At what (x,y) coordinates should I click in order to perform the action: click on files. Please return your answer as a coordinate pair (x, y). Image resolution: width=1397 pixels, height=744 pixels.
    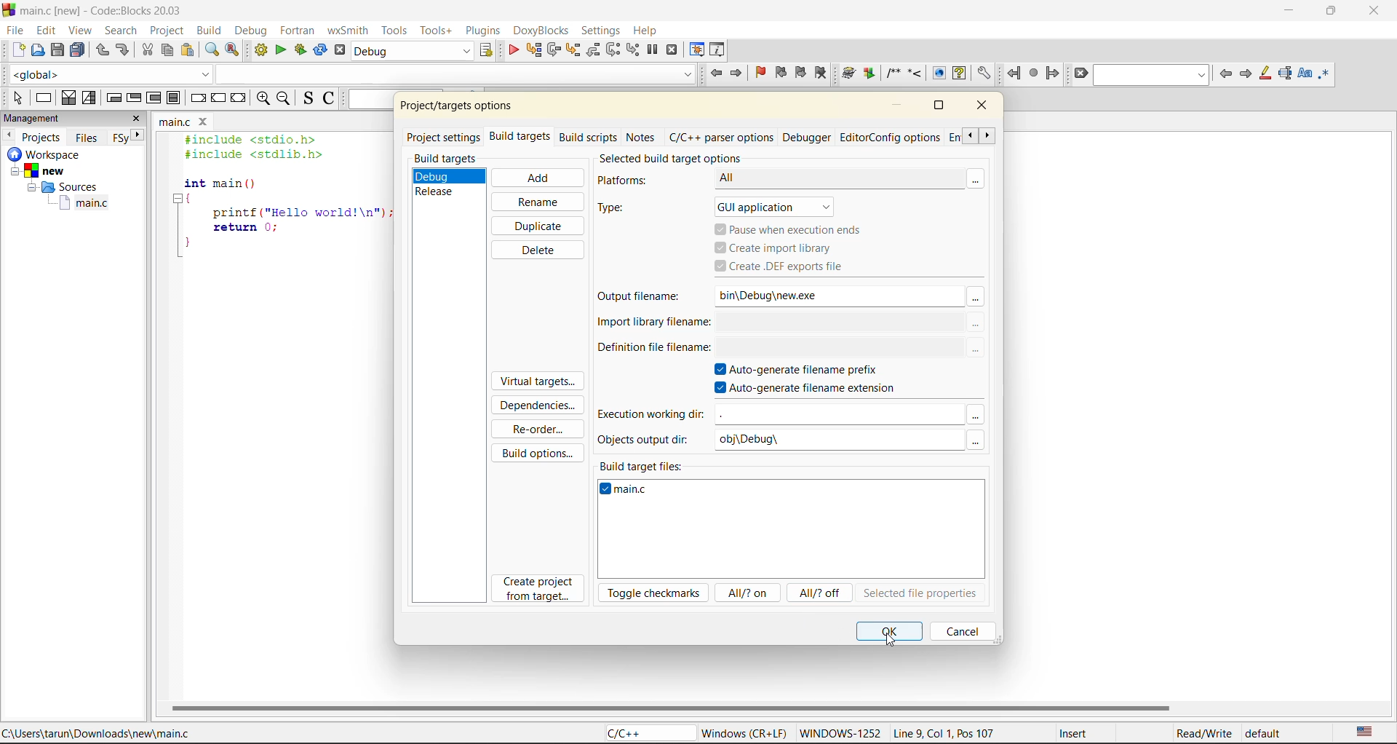
    Looking at the image, I should click on (87, 137).